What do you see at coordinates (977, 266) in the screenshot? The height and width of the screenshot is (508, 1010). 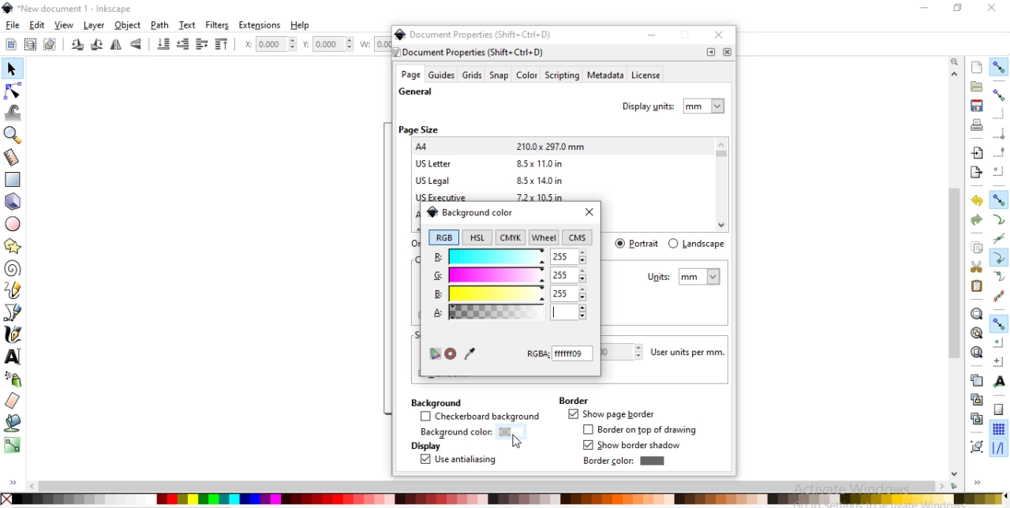 I see `cut` at bounding box center [977, 266].